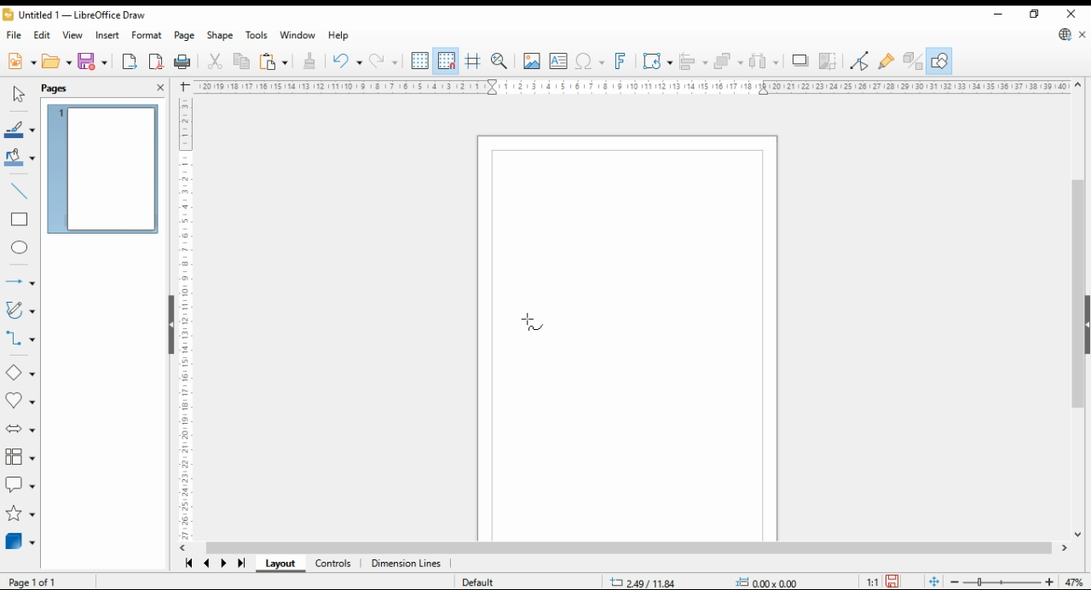 The image size is (1091, 590). What do you see at coordinates (799, 61) in the screenshot?
I see `shadow` at bounding box center [799, 61].